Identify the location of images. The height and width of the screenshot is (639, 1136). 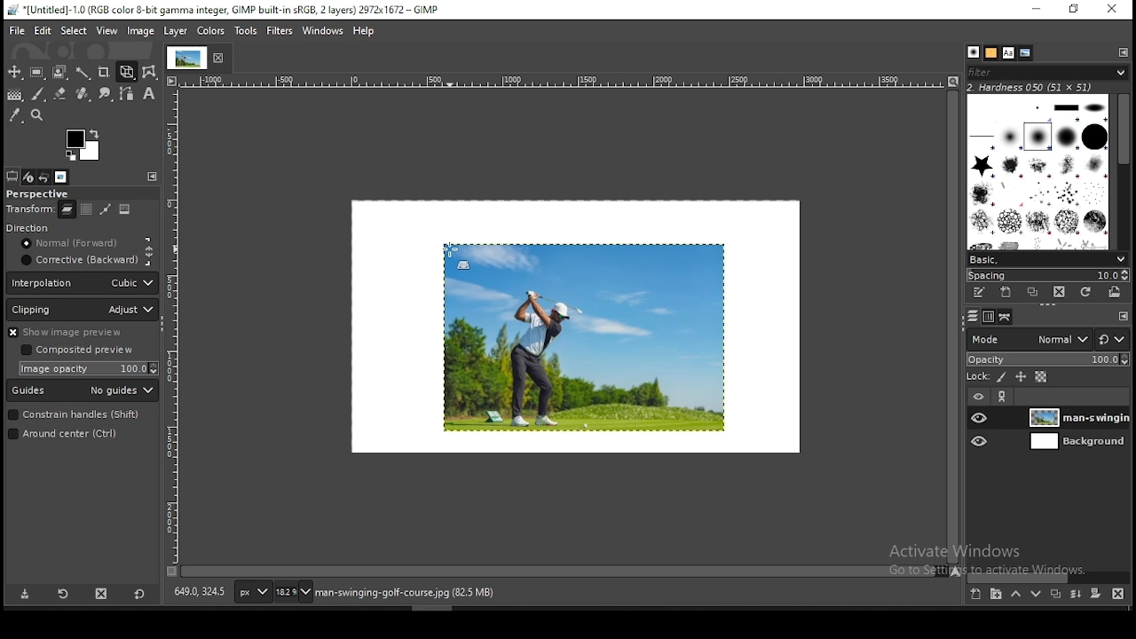
(61, 177).